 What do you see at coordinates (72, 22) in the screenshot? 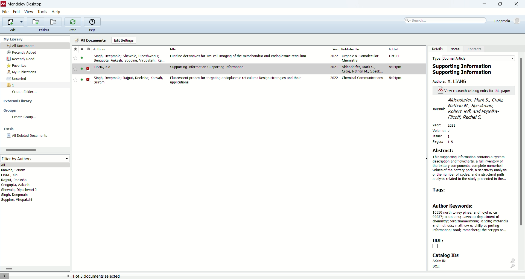
I see `synchronize library with mendeley web` at bounding box center [72, 22].